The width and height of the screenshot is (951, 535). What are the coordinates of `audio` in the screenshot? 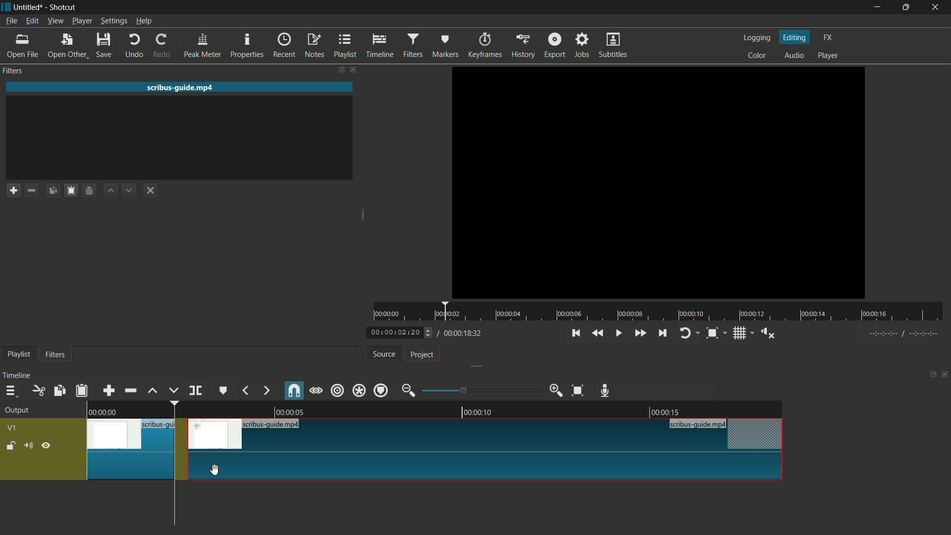 It's located at (794, 56).